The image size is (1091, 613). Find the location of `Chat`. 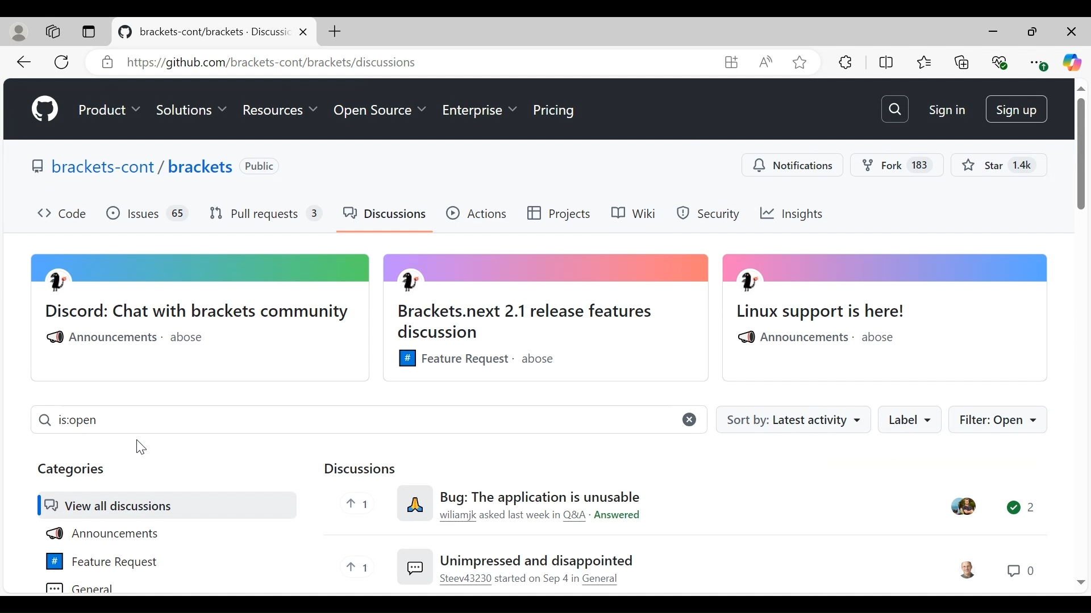

Chat is located at coordinates (1020, 570).